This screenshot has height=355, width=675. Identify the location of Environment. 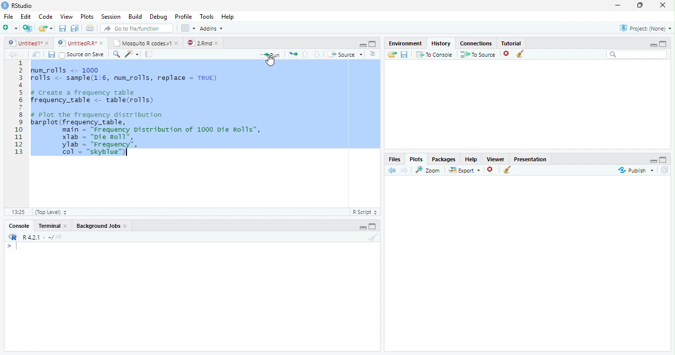
(406, 43).